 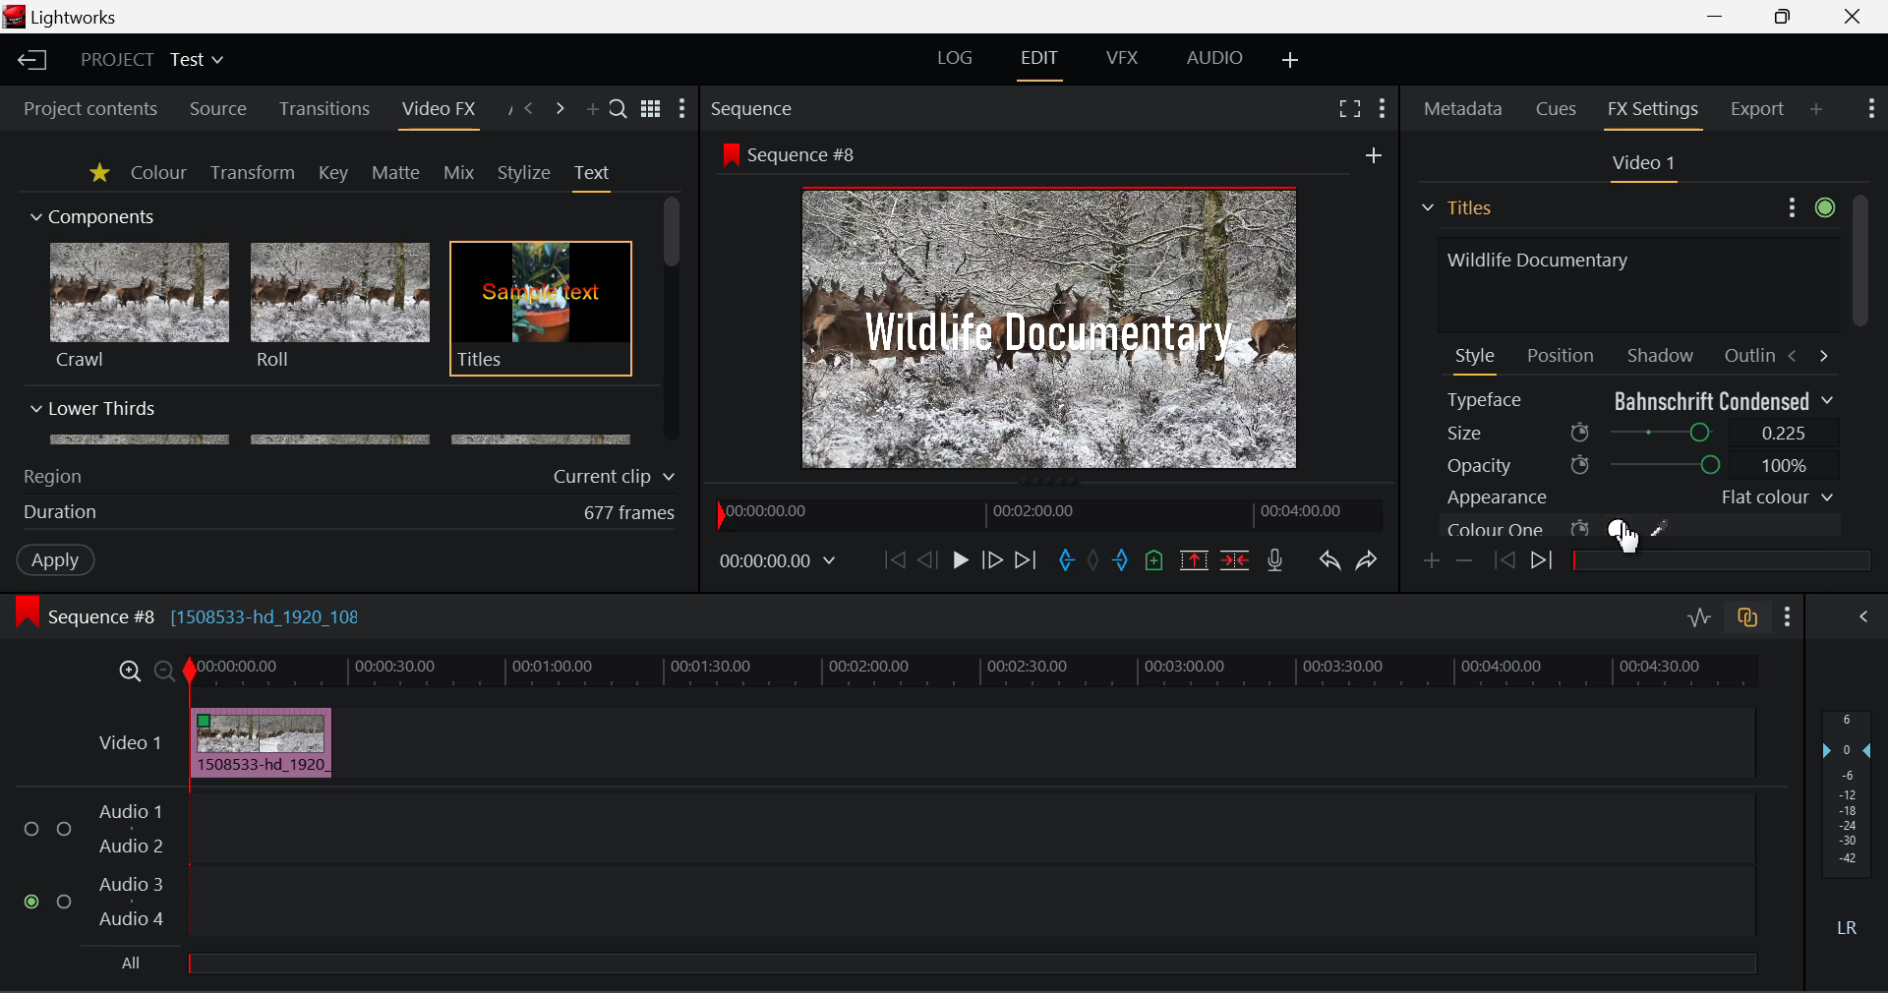 I want to click on VFX Layout, so click(x=1121, y=58).